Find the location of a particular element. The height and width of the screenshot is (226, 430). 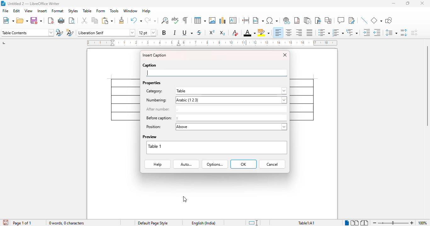

cancel is located at coordinates (272, 164).